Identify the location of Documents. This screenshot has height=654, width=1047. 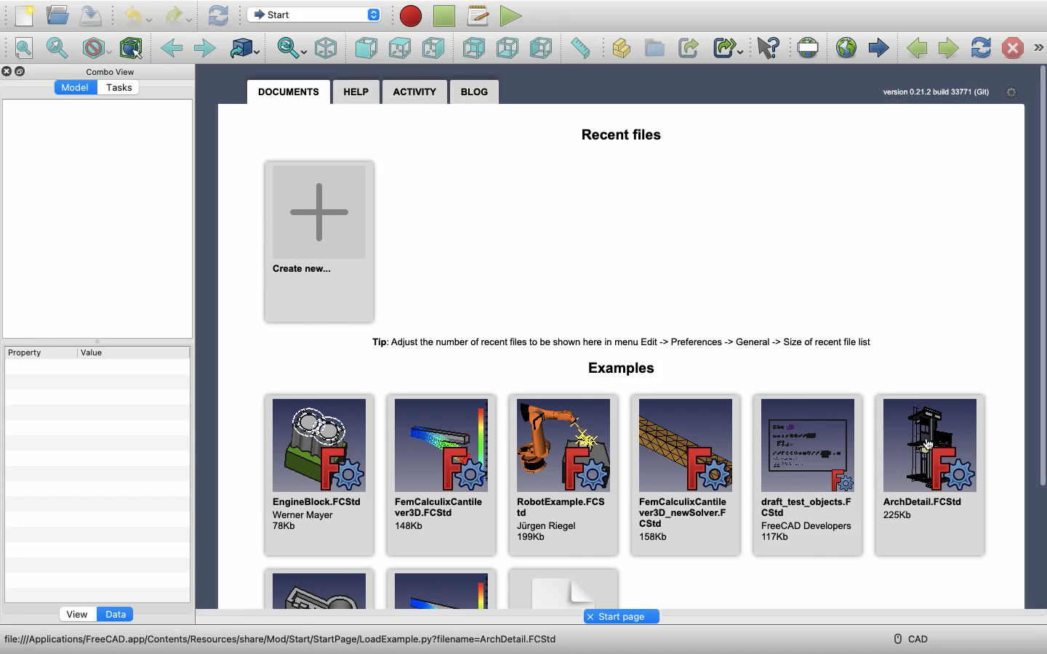
(287, 91).